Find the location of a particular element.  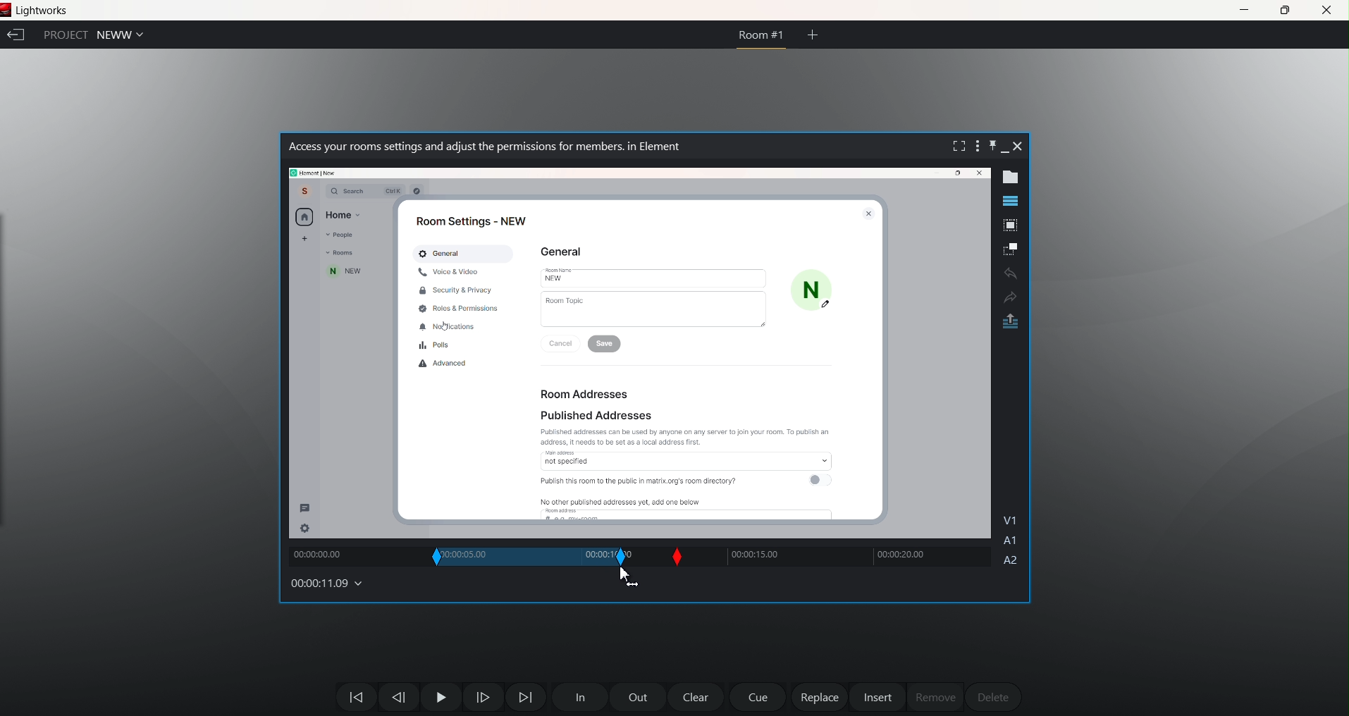

 is located at coordinates (419, 190).